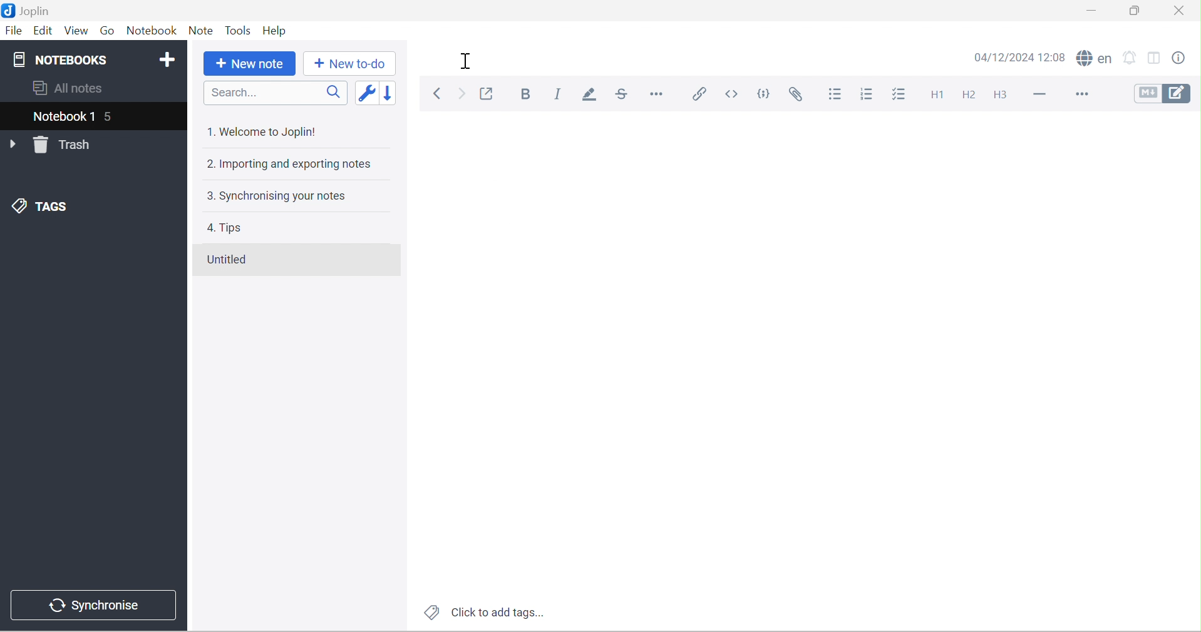 The height and width of the screenshot is (632, 1201). What do you see at coordinates (488, 93) in the screenshot?
I see `Toggle external editing` at bounding box center [488, 93].